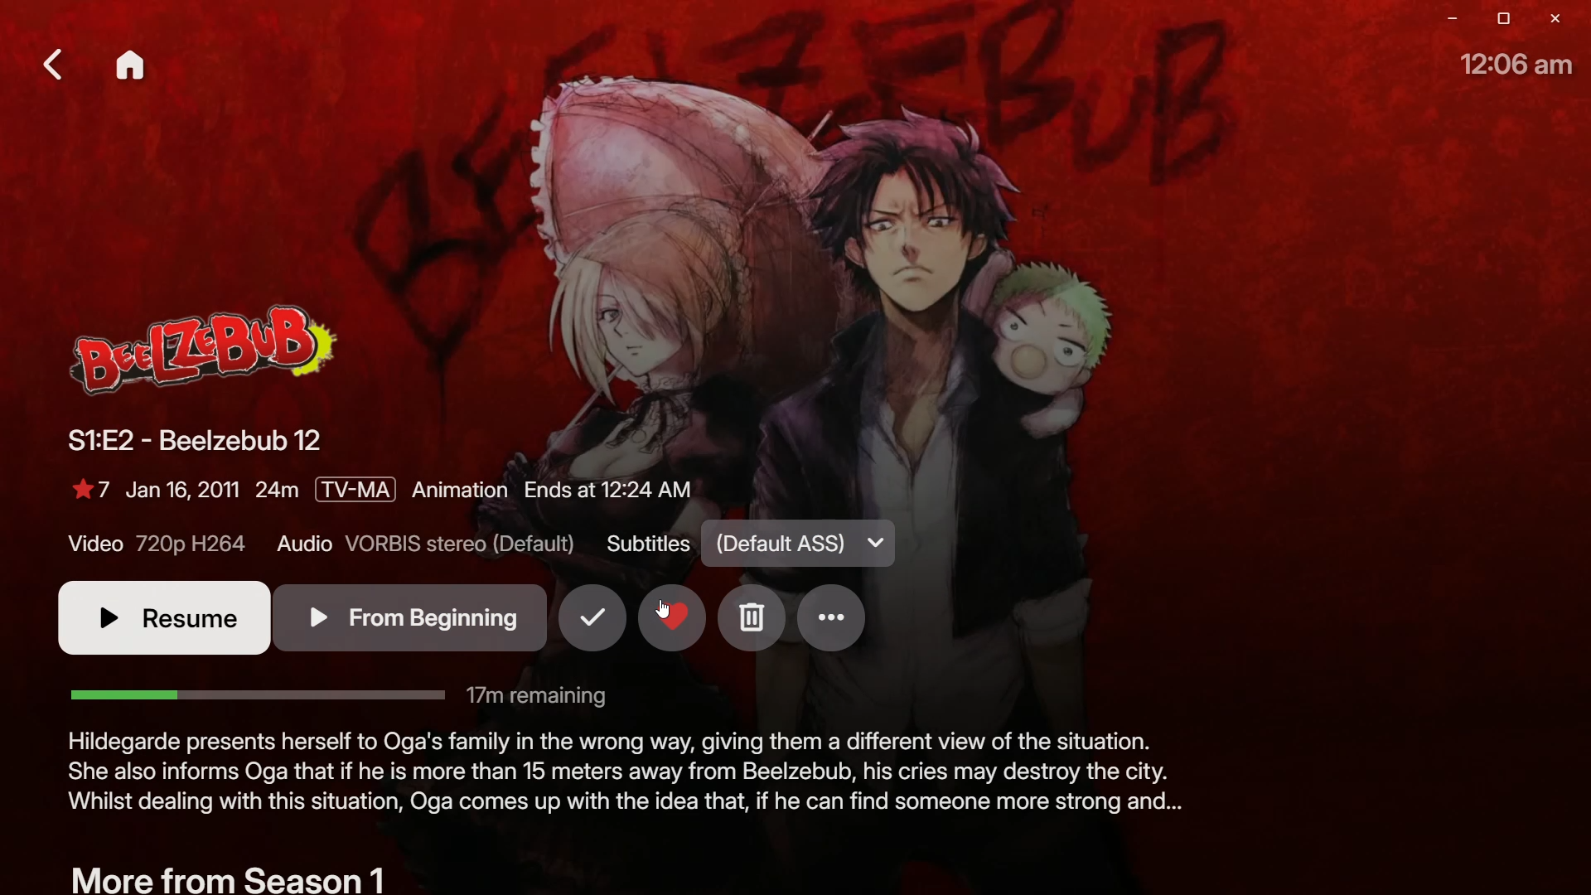 The height and width of the screenshot is (895, 1591). I want to click on More From Season 1, so click(227, 875).